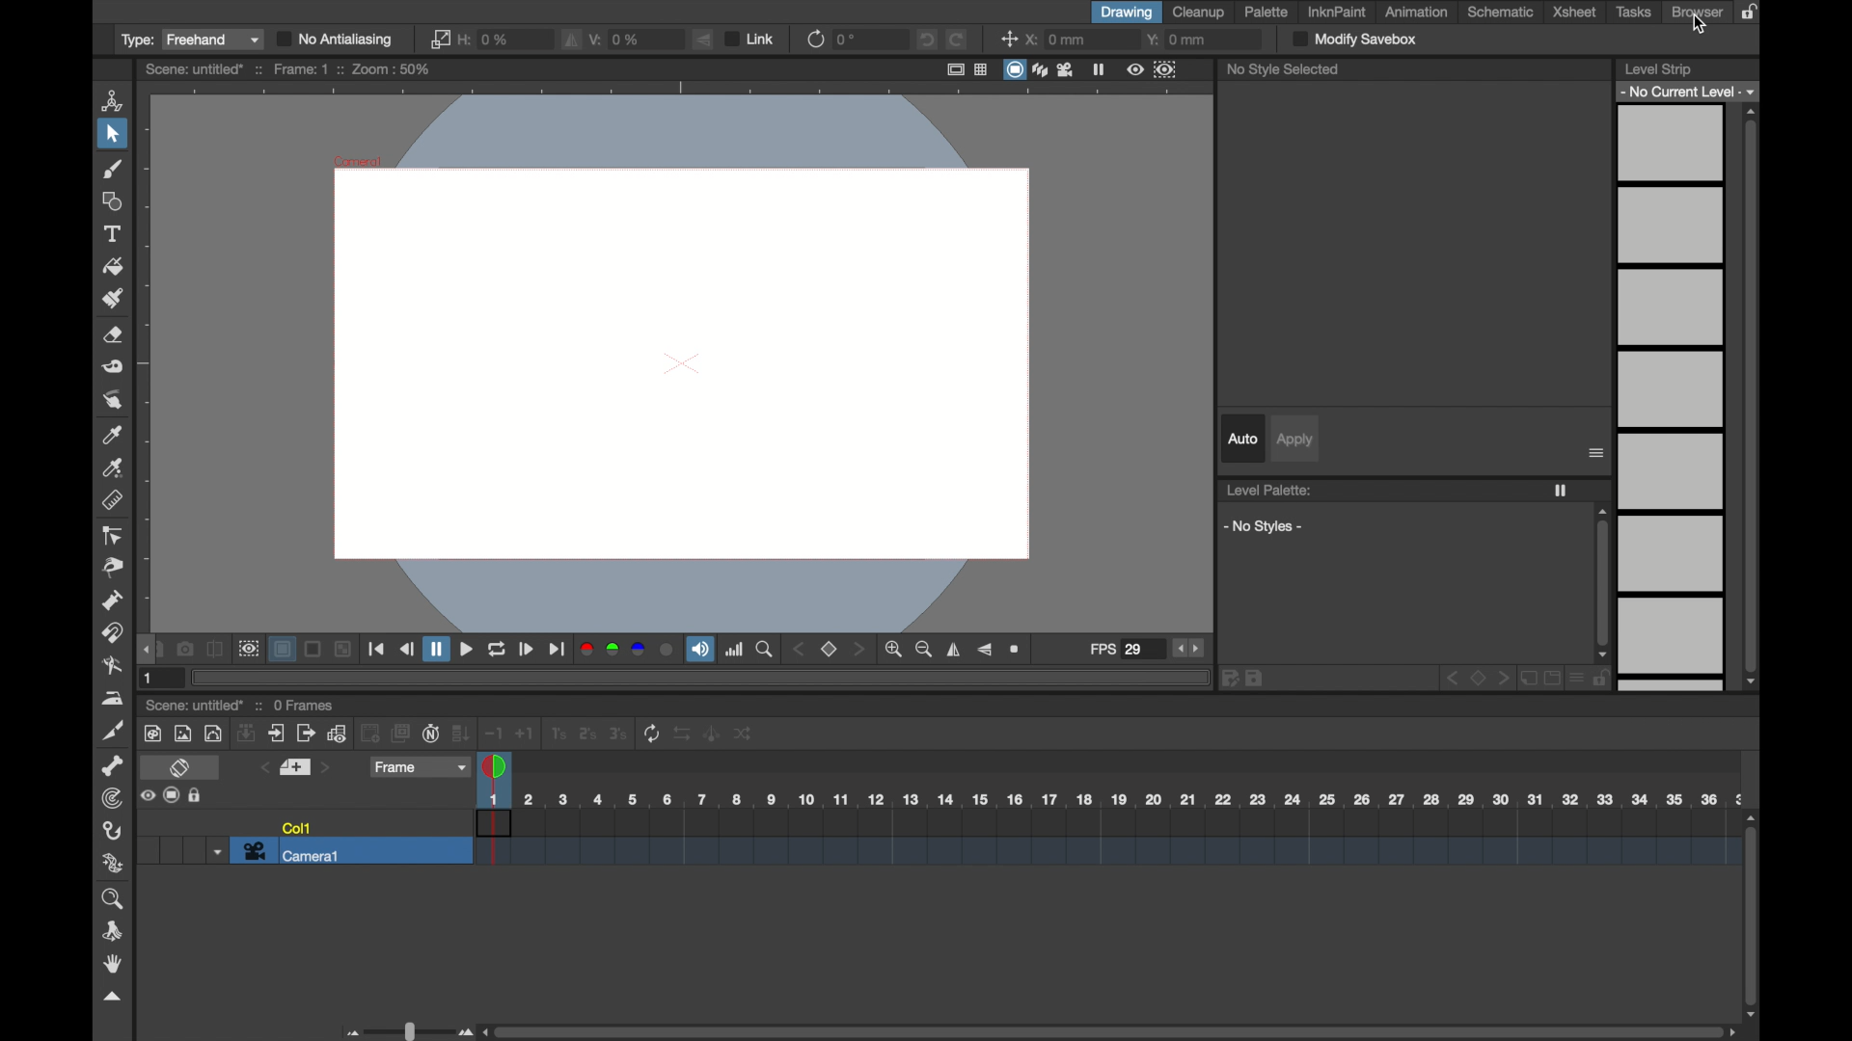 This screenshot has width=1852, height=1041. What do you see at coordinates (1500, 12) in the screenshot?
I see `schematic` at bounding box center [1500, 12].